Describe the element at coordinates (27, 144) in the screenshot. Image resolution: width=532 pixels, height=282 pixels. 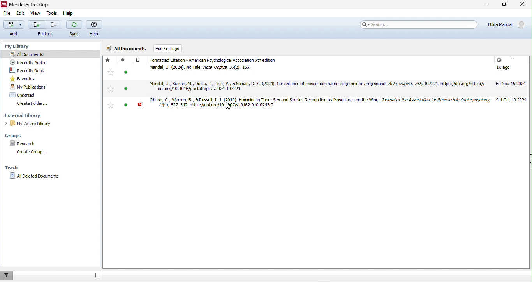
I see `research` at that location.